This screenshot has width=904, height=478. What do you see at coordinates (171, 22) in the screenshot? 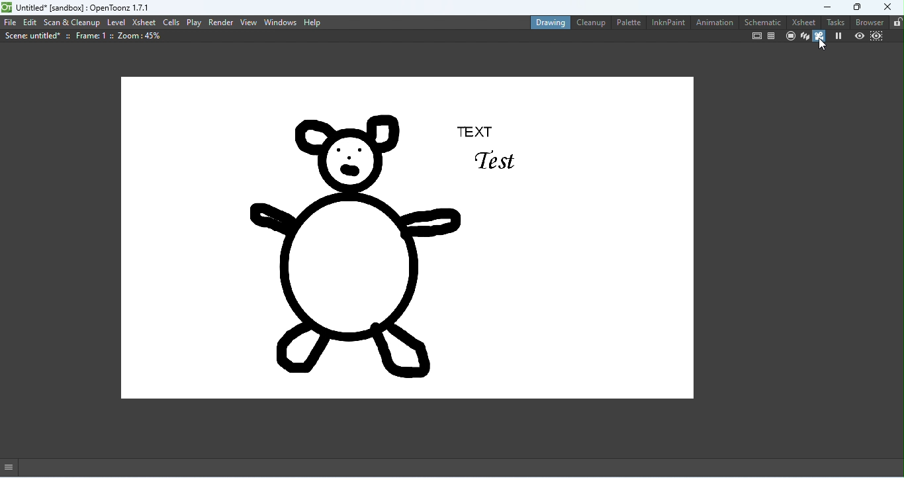
I see `cells` at bounding box center [171, 22].